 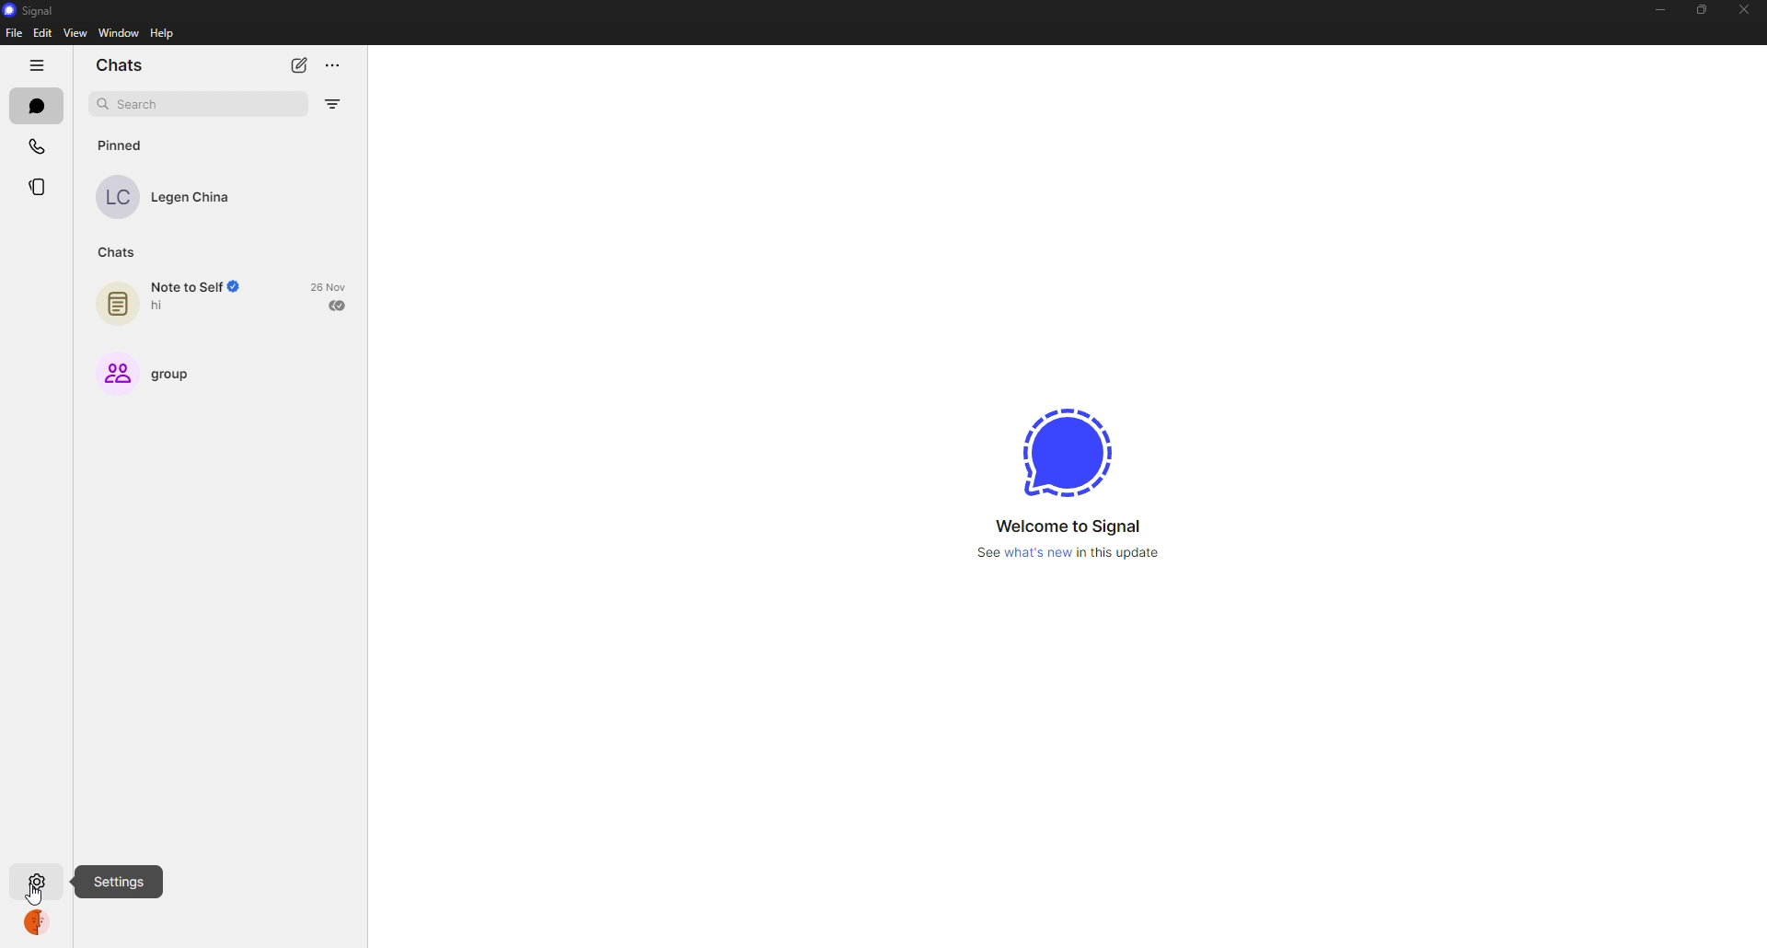 What do you see at coordinates (142, 104) in the screenshot?
I see `search` at bounding box center [142, 104].